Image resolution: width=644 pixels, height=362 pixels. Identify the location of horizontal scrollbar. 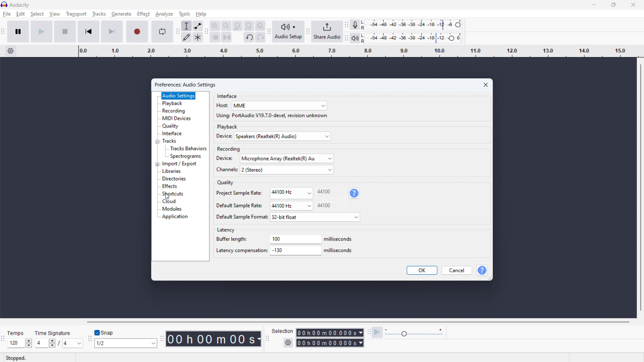
(358, 322).